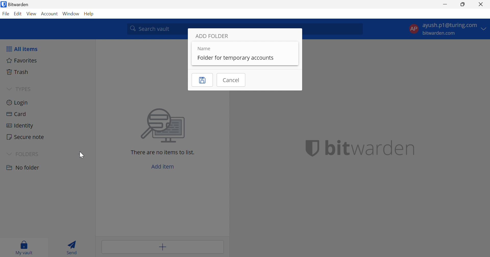  What do you see at coordinates (24, 89) in the screenshot?
I see `TYPES` at bounding box center [24, 89].